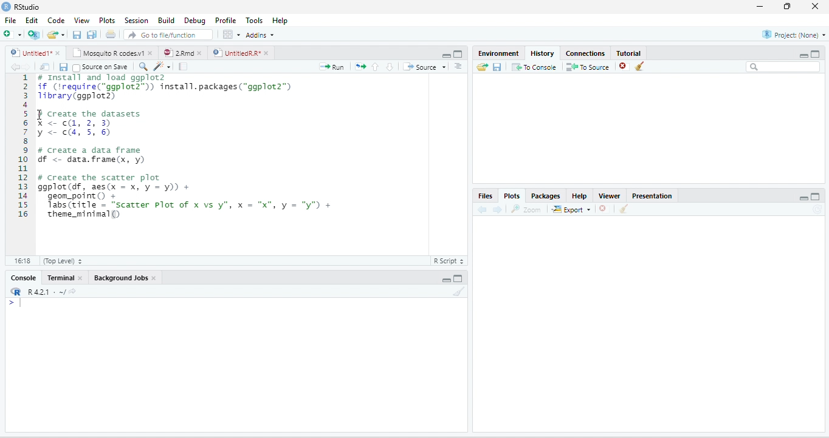 The height and width of the screenshot is (438, 829). What do you see at coordinates (154, 278) in the screenshot?
I see `close` at bounding box center [154, 278].